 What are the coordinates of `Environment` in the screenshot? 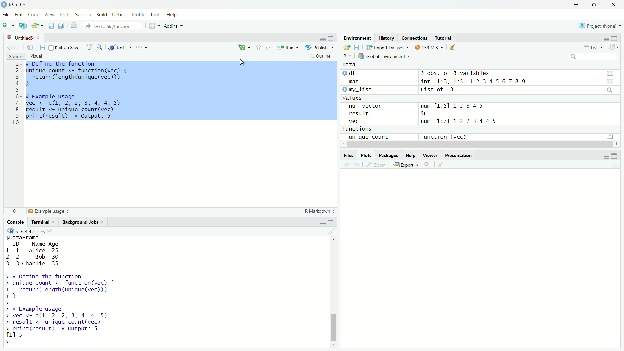 It's located at (358, 38).